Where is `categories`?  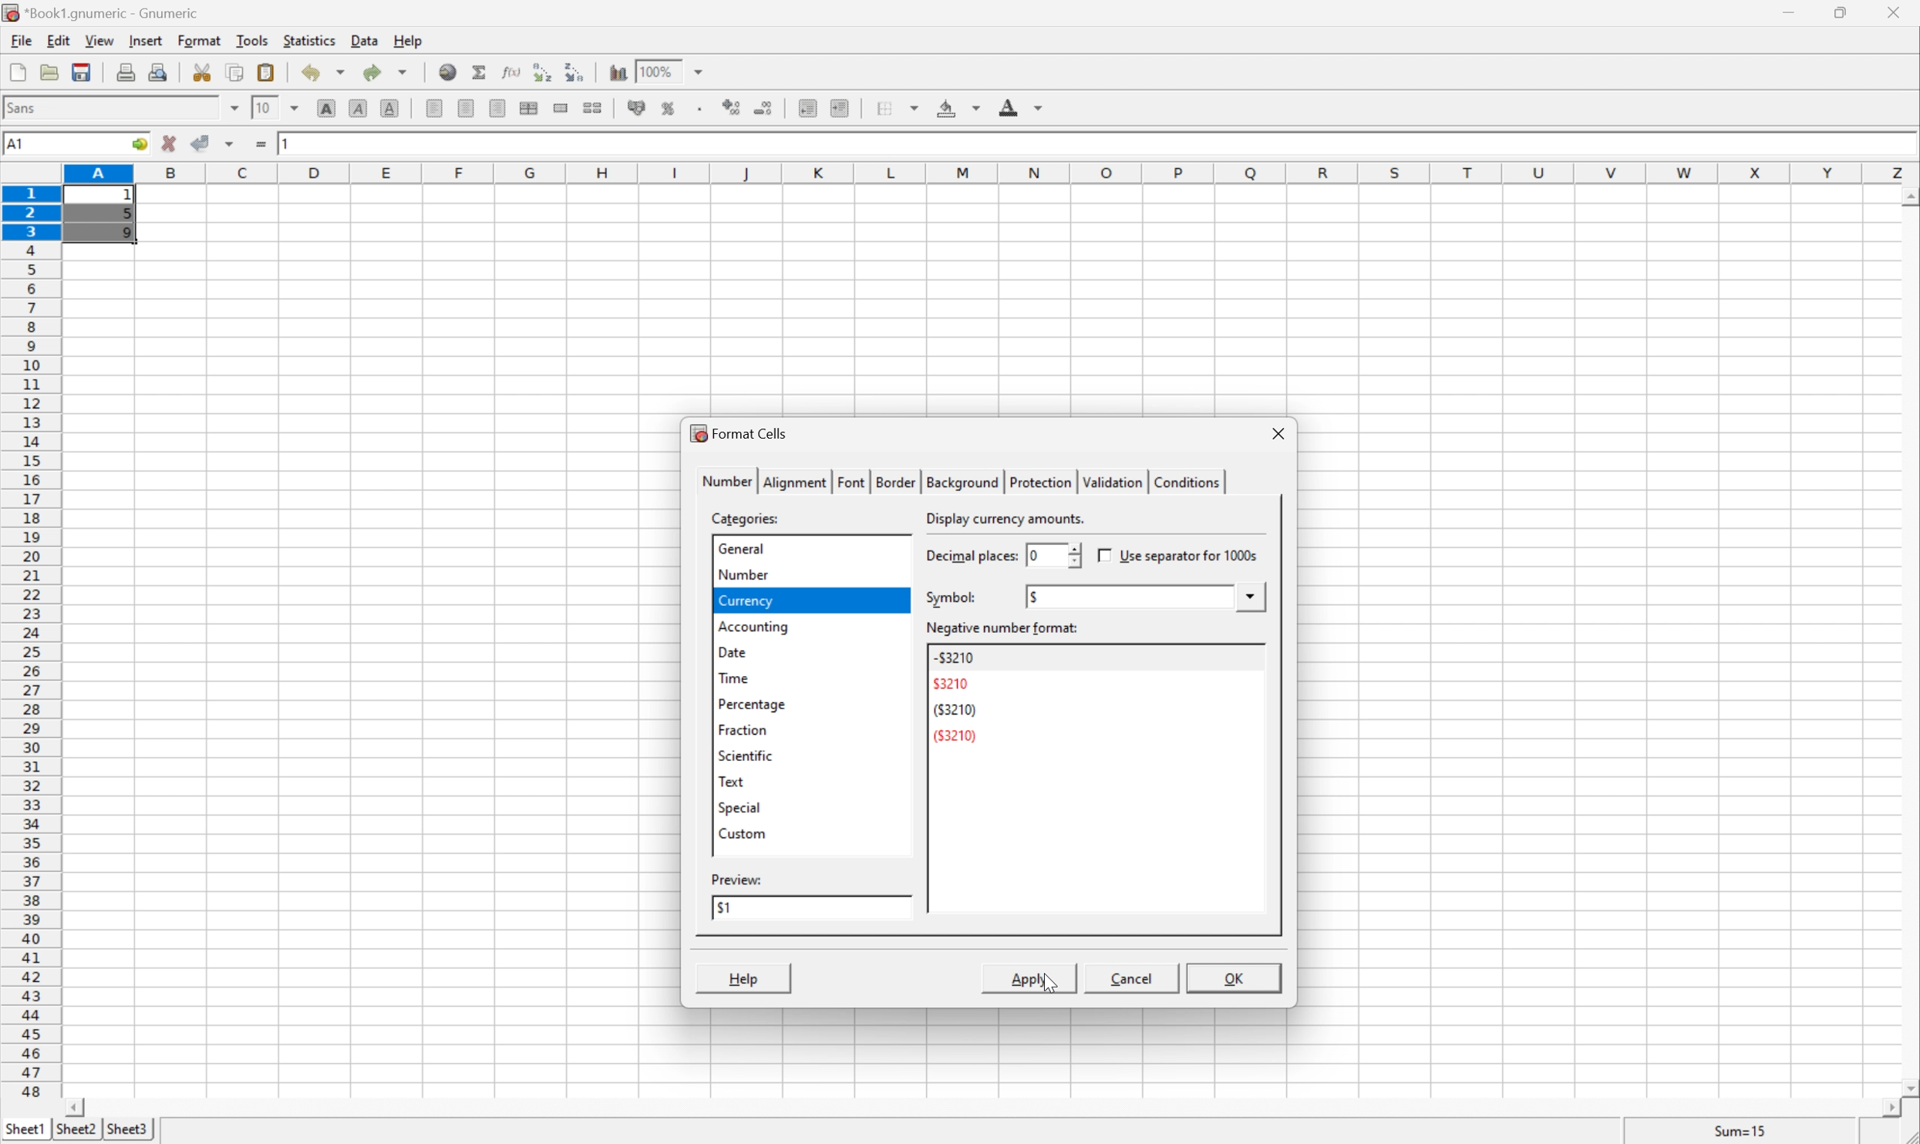 categories is located at coordinates (748, 518).